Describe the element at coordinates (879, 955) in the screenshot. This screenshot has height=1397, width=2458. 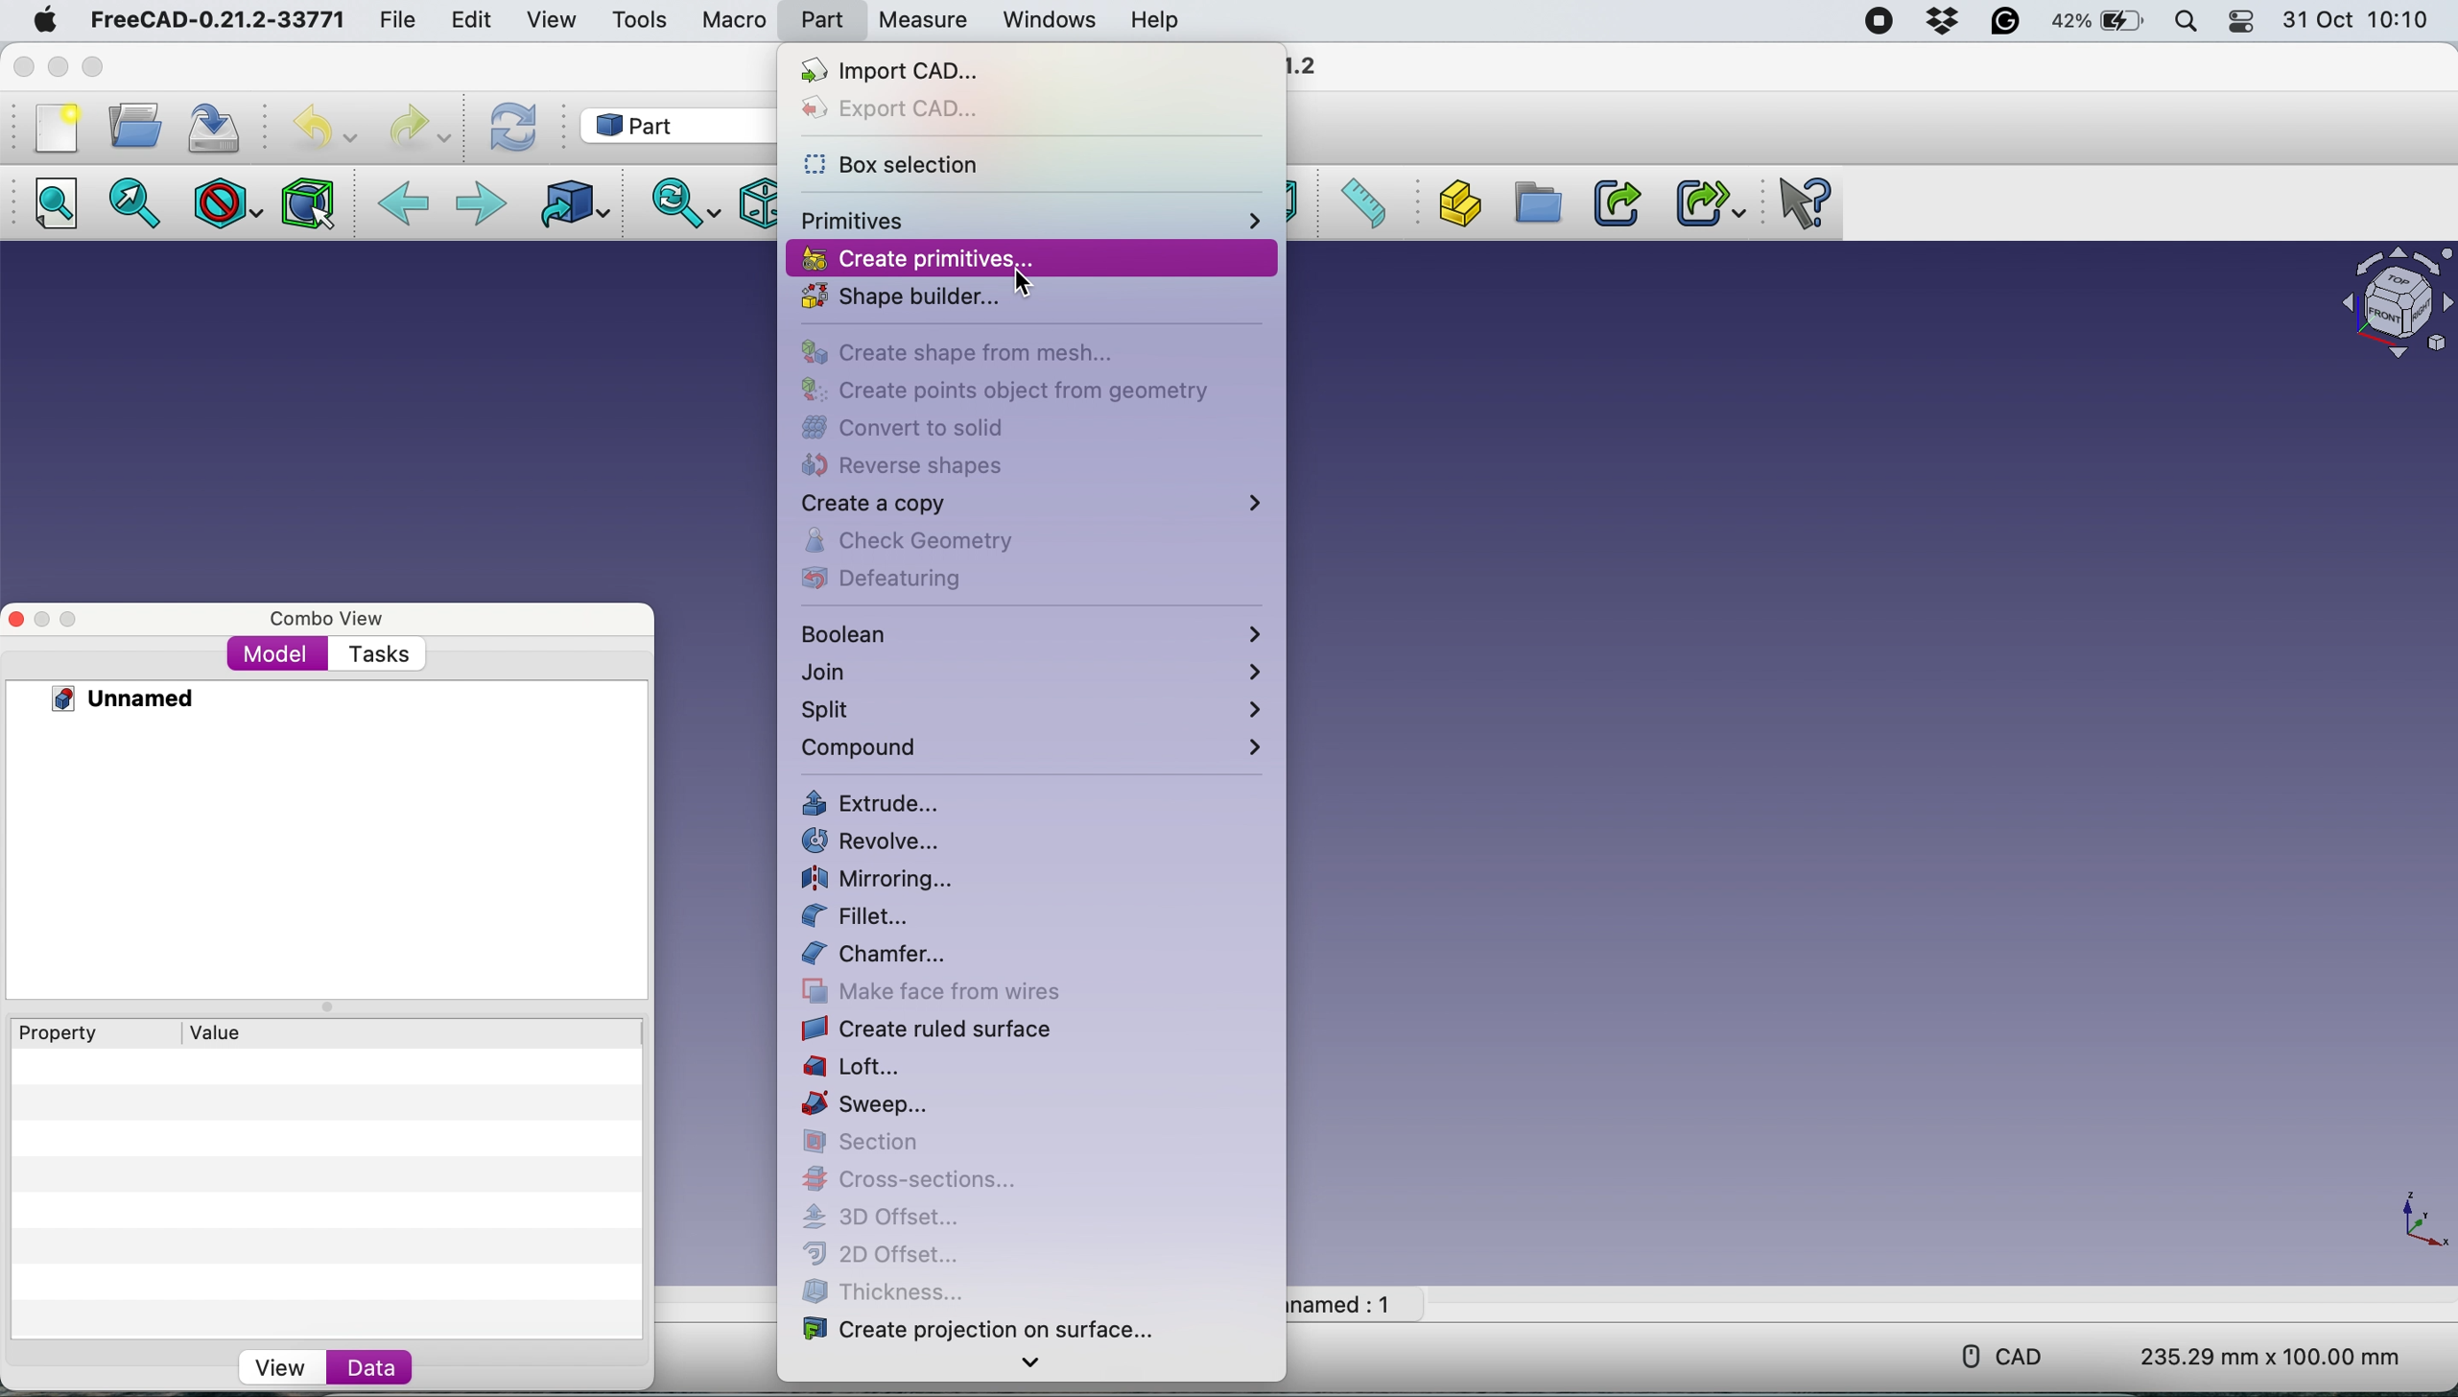
I see `chamfer` at that location.